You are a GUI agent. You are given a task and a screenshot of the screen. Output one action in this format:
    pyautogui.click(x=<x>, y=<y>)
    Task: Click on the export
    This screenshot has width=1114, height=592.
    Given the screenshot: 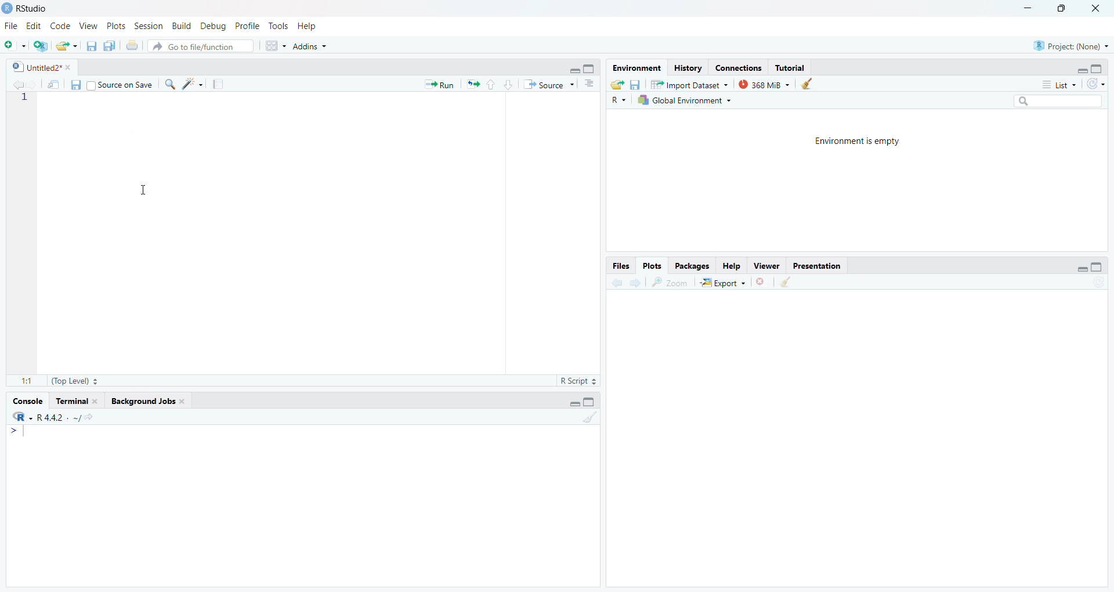 What is the action you would take?
    pyautogui.click(x=476, y=86)
    